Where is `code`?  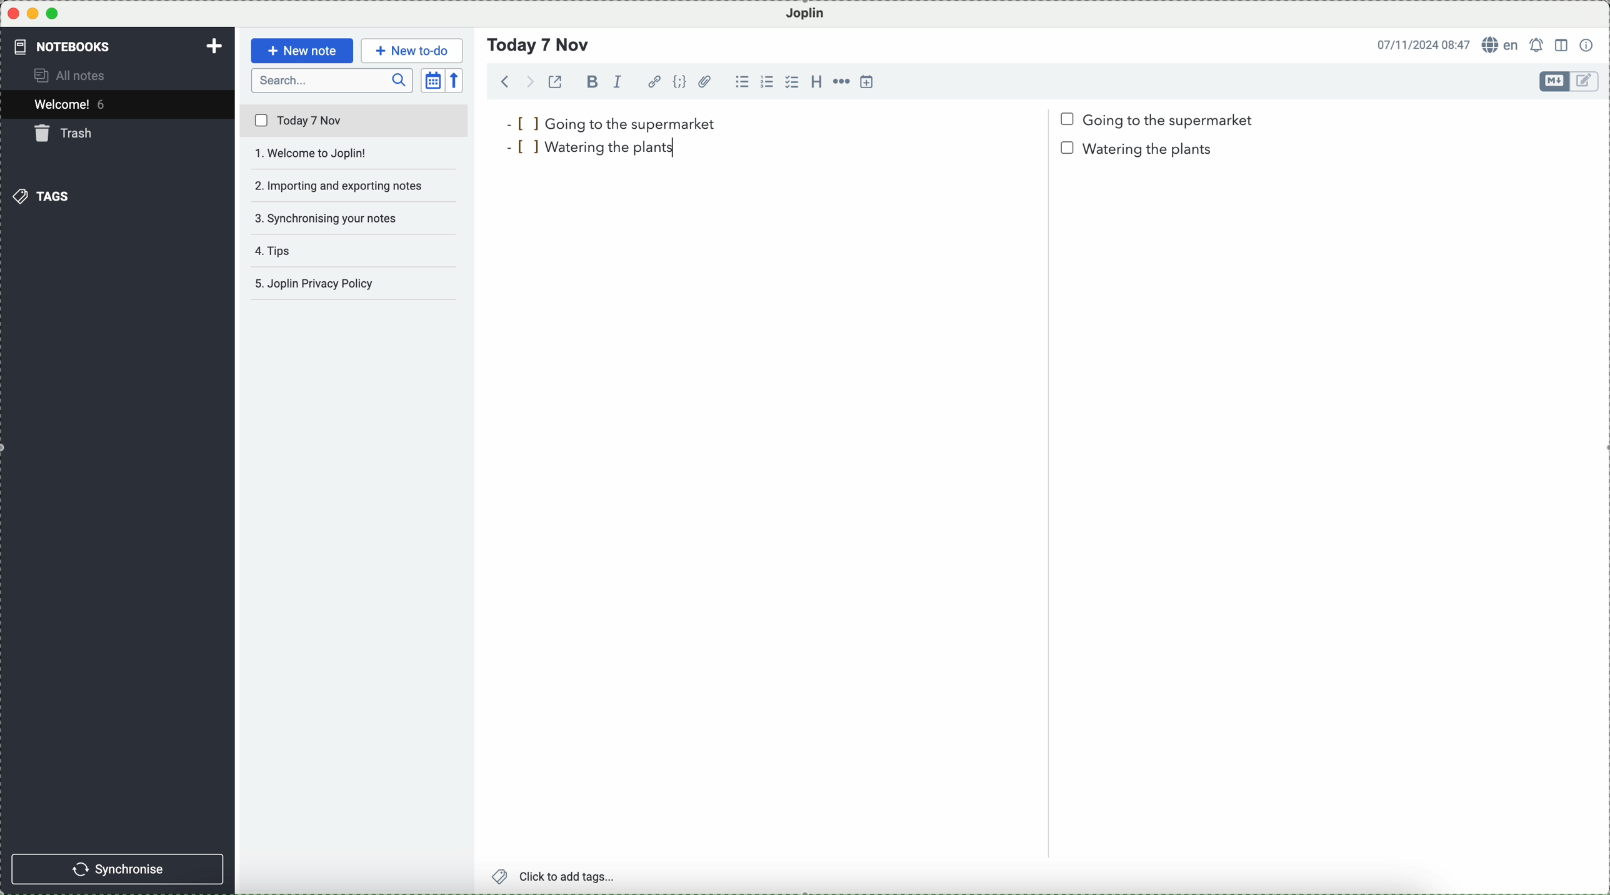
code is located at coordinates (679, 81).